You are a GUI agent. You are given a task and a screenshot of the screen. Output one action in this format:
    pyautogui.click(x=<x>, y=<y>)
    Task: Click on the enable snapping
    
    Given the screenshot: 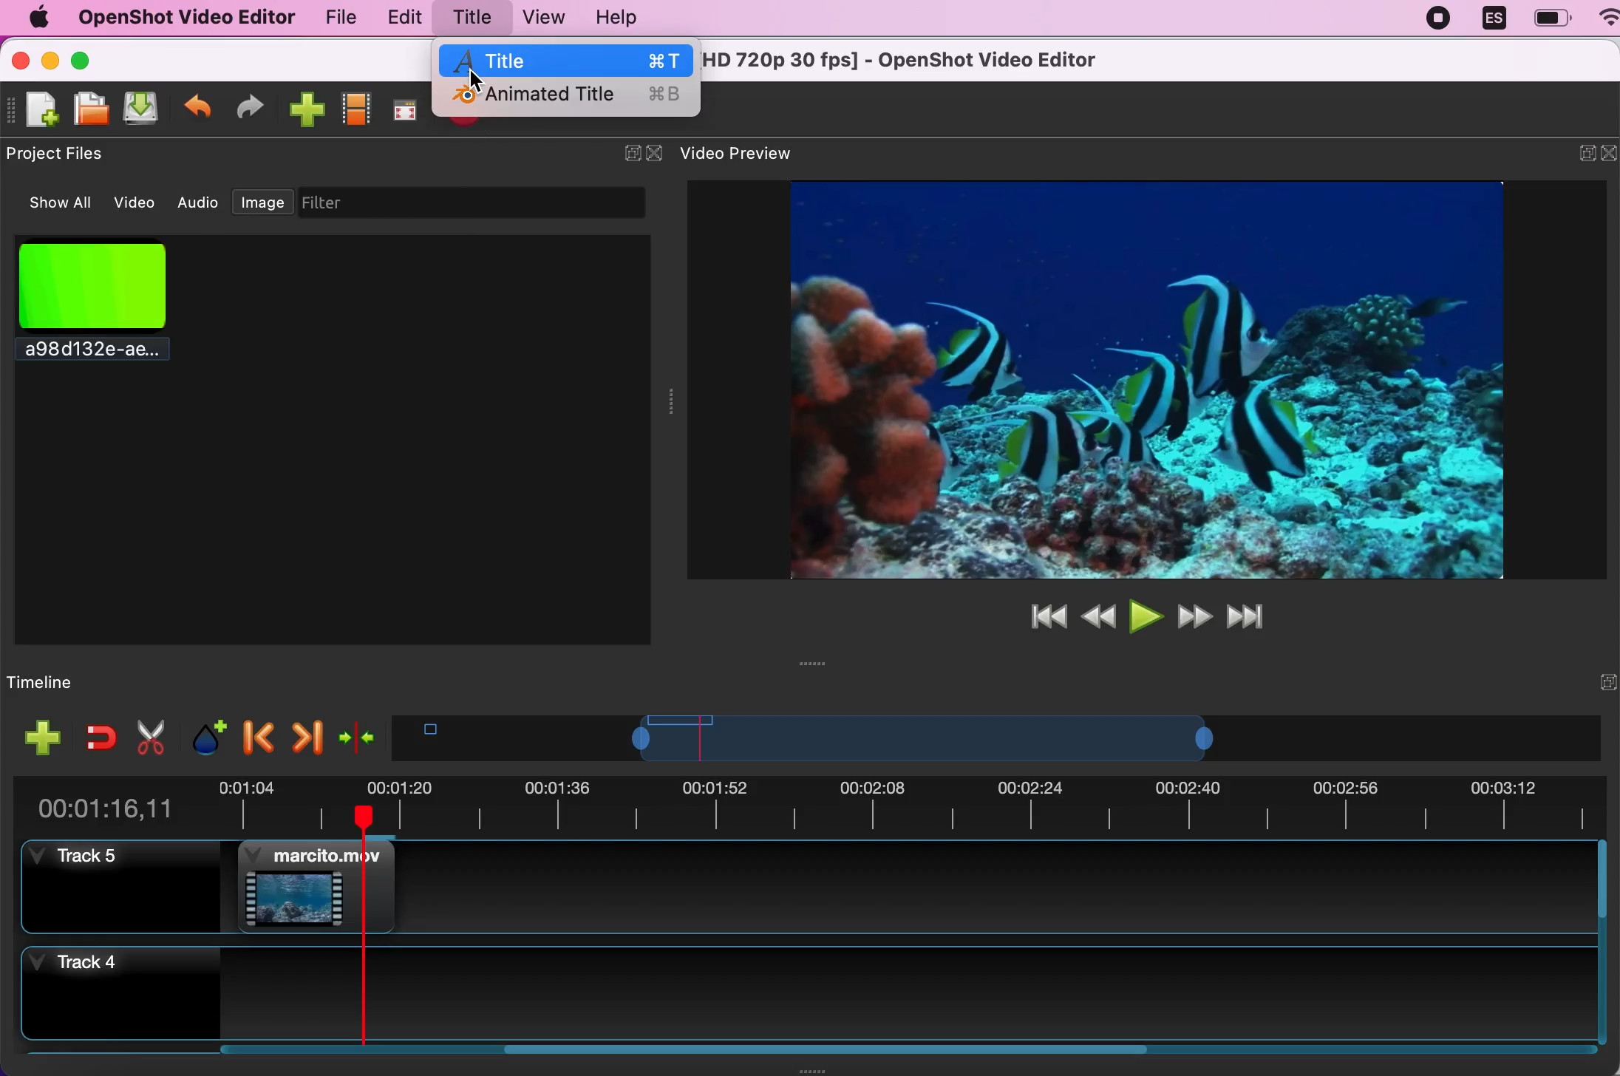 What is the action you would take?
    pyautogui.click(x=95, y=737)
    